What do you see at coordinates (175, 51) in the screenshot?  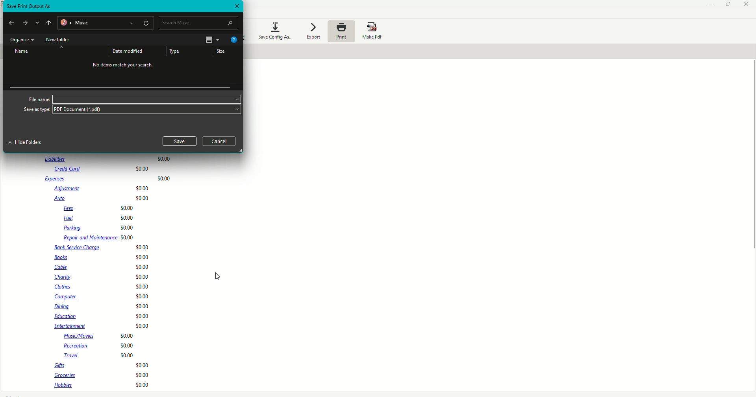 I see `Type` at bounding box center [175, 51].